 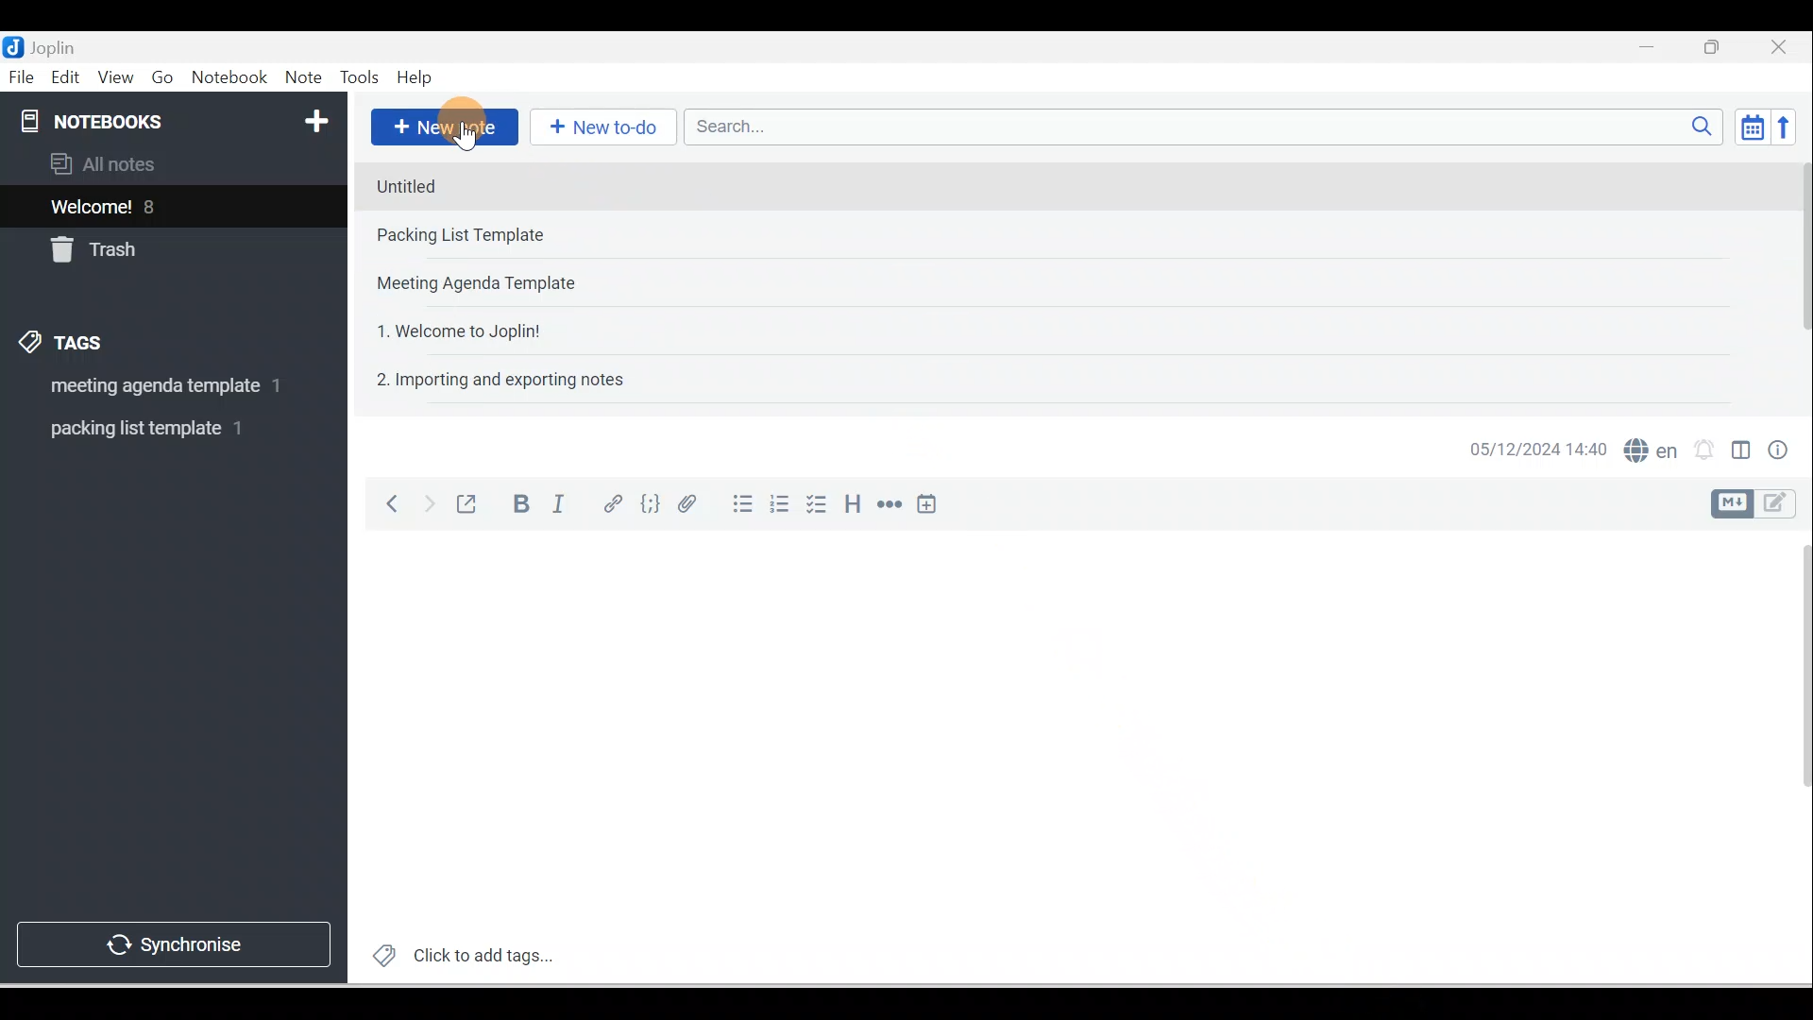 What do you see at coordinates (891, 504) in the screenshot?
I see `Horizontal rule` at bounding box center [891, 504].